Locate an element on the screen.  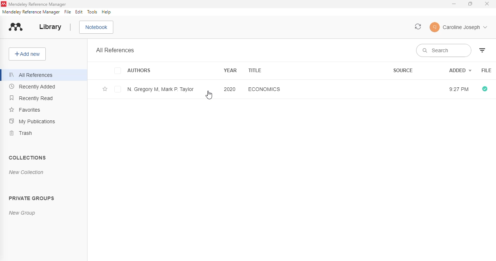
recently added is located at coordinates (32, 87).